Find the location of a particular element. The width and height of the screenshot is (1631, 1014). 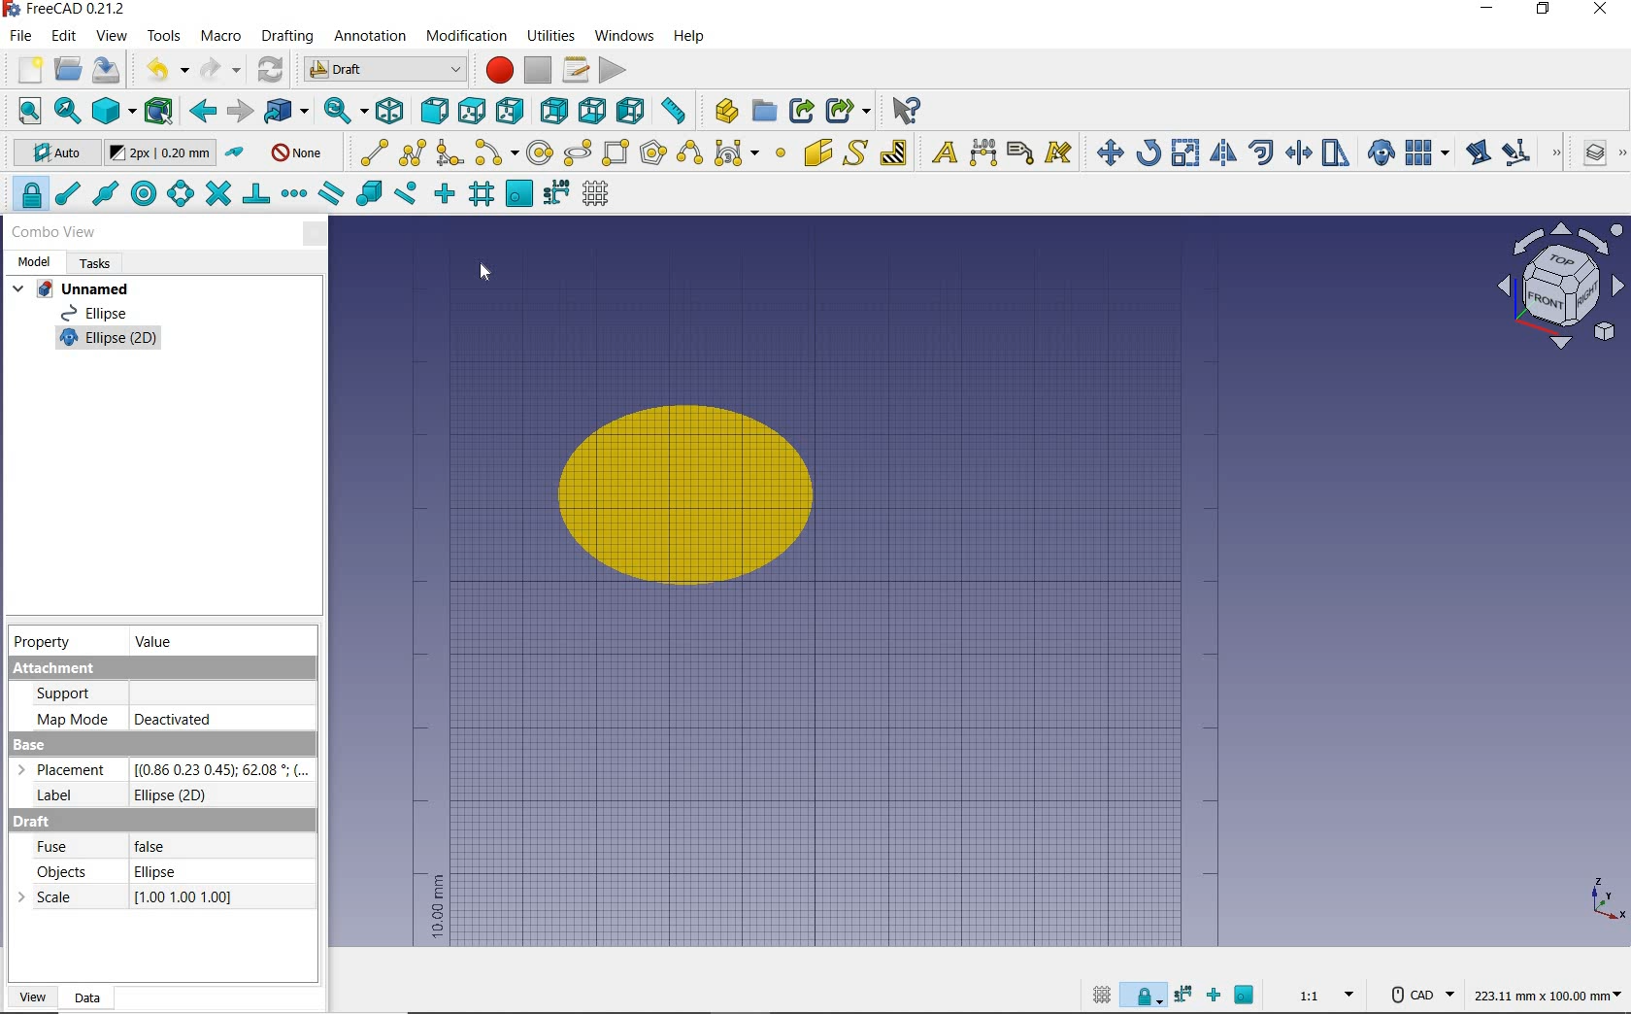

label is located at coordinates (1020, 152).